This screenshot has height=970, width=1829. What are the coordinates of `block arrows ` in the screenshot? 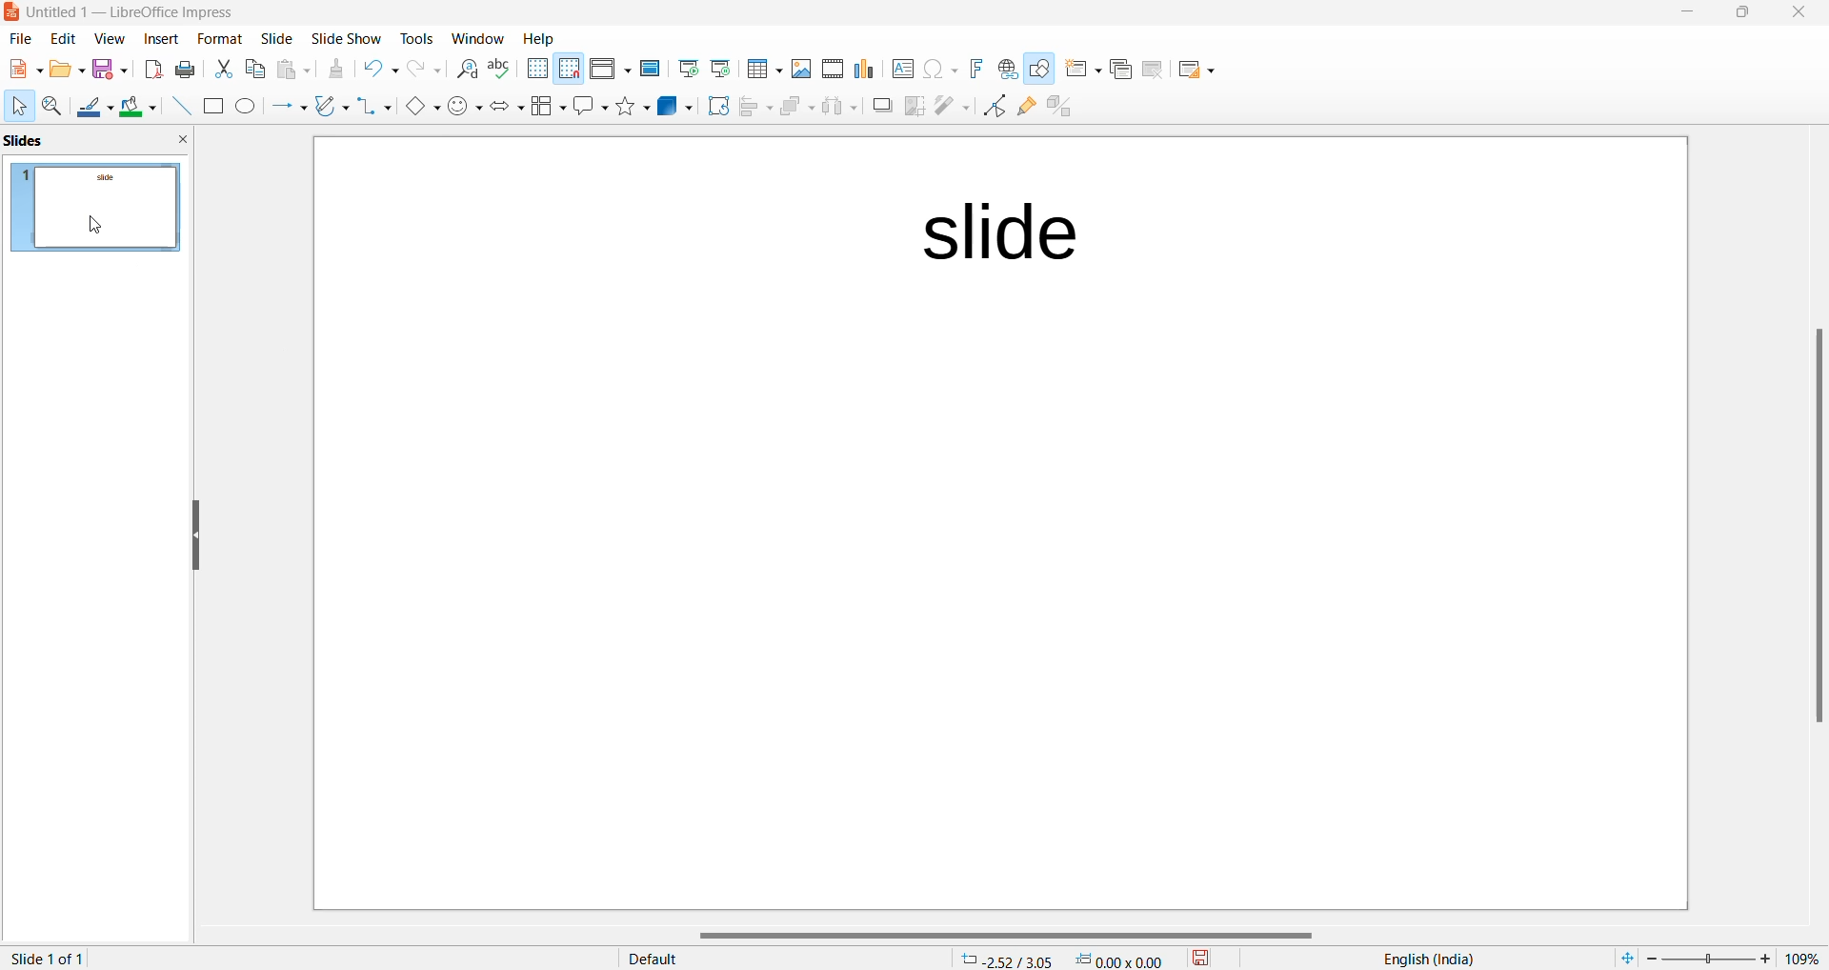 It's located at (510, 108).